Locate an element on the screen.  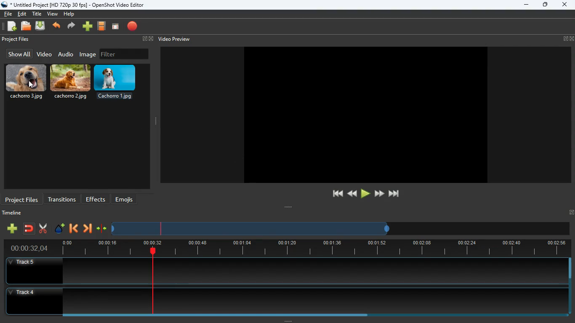
video is located at coordinates (44, 55).